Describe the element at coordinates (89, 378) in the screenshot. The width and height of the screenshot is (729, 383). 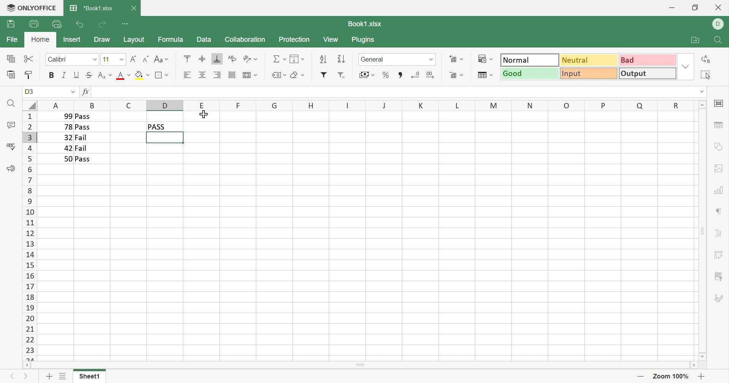
I see `Sheet1` at that location.